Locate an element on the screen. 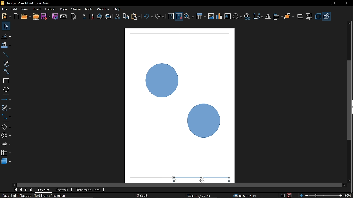 The image size is (353, 198). Shadow is located at coordinates (300, 17).